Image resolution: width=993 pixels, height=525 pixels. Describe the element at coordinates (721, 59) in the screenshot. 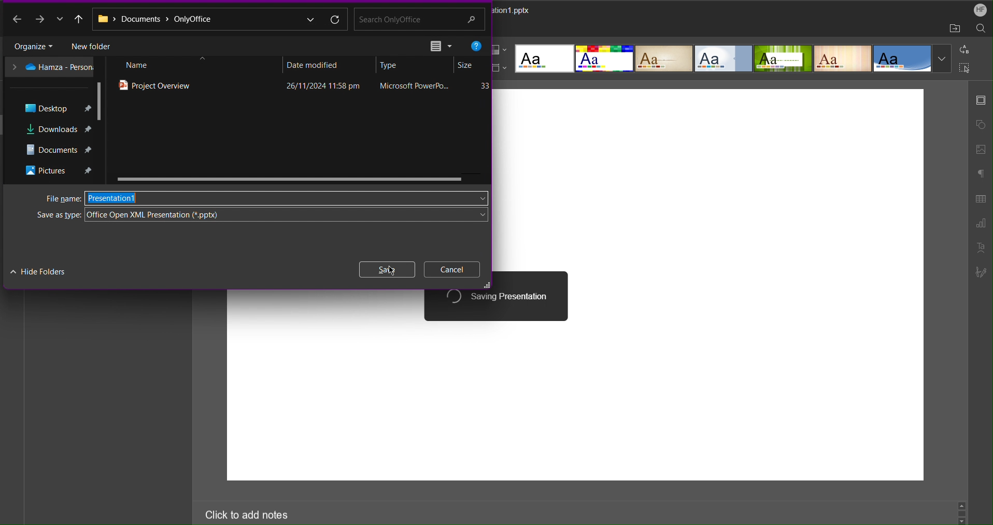

I see `Templates` at that location.